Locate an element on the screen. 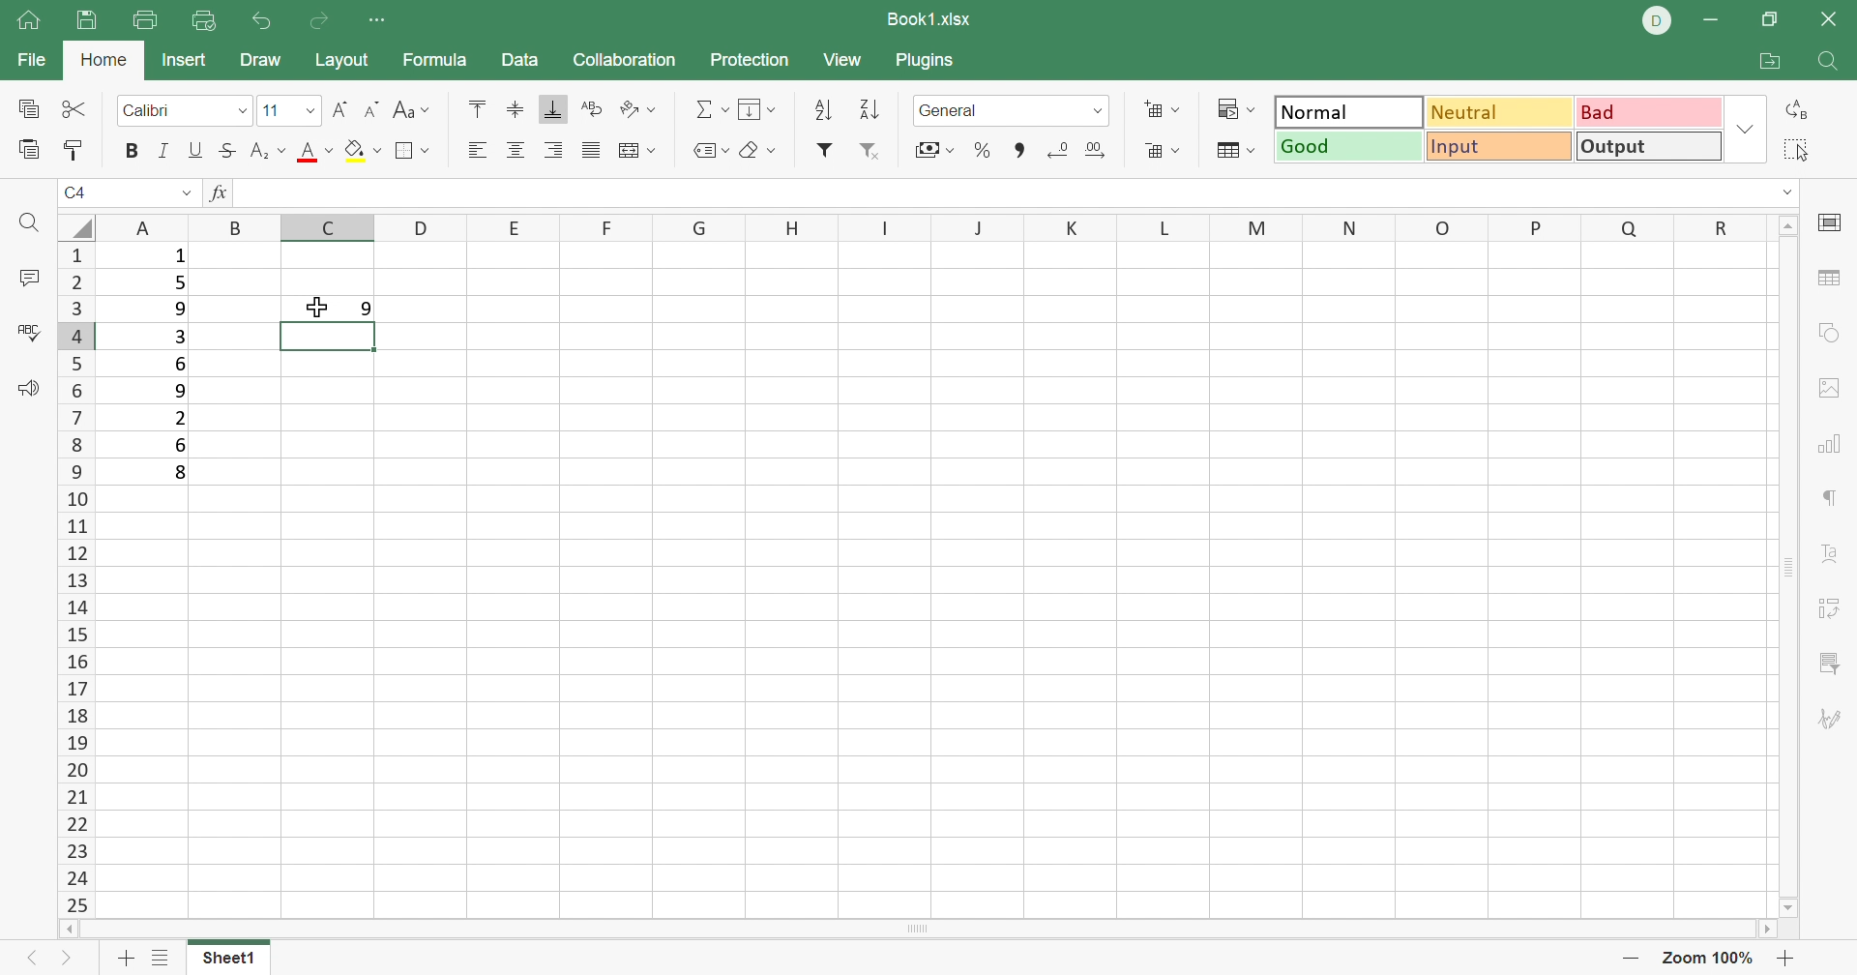  Format as table template is located at coordinates (1165, 152).